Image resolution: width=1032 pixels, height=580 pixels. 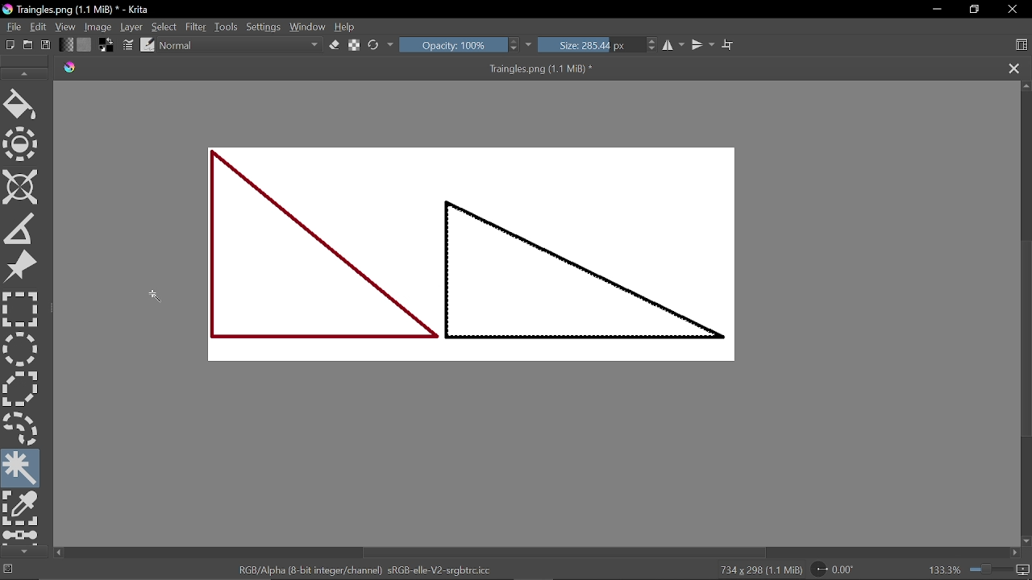 I want to click on Close, so click(x=1013, y=9).